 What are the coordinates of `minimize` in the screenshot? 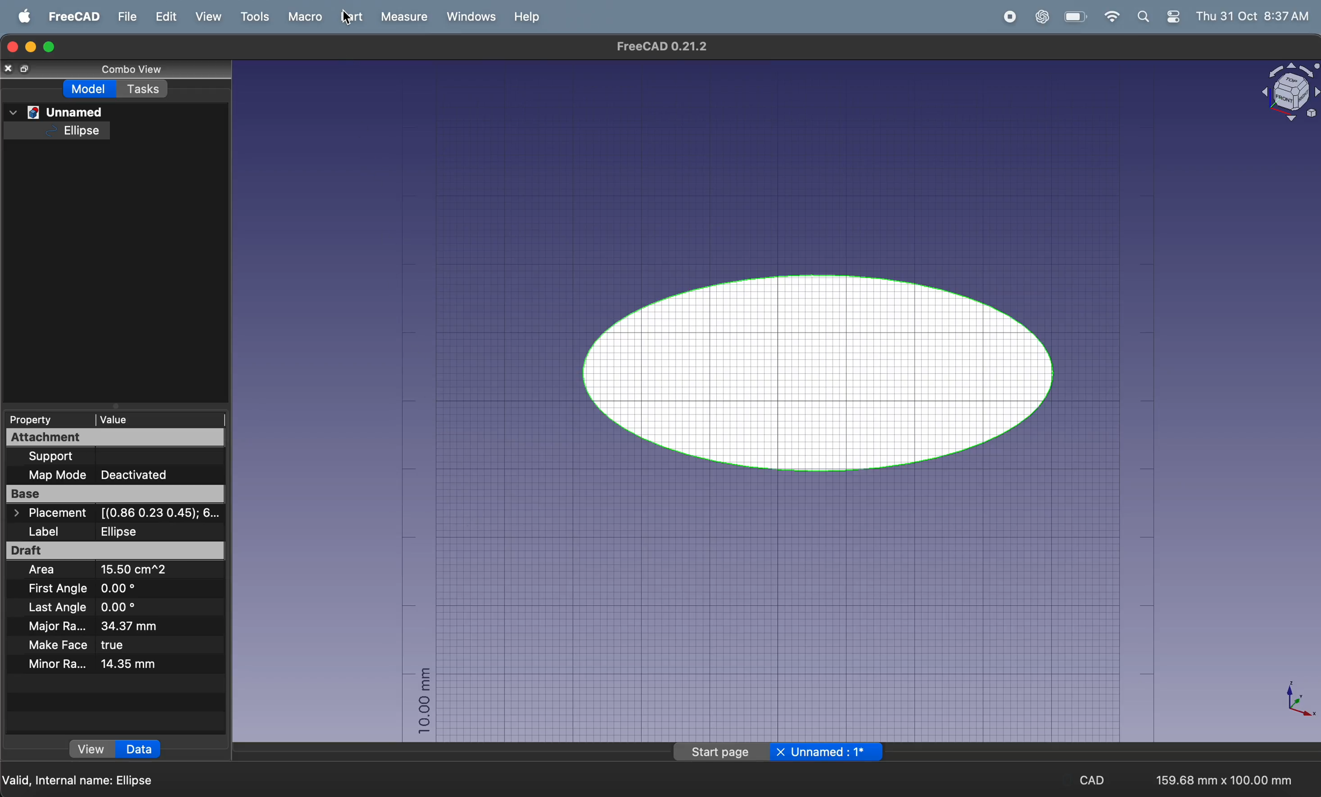 It's located at (33, 48).